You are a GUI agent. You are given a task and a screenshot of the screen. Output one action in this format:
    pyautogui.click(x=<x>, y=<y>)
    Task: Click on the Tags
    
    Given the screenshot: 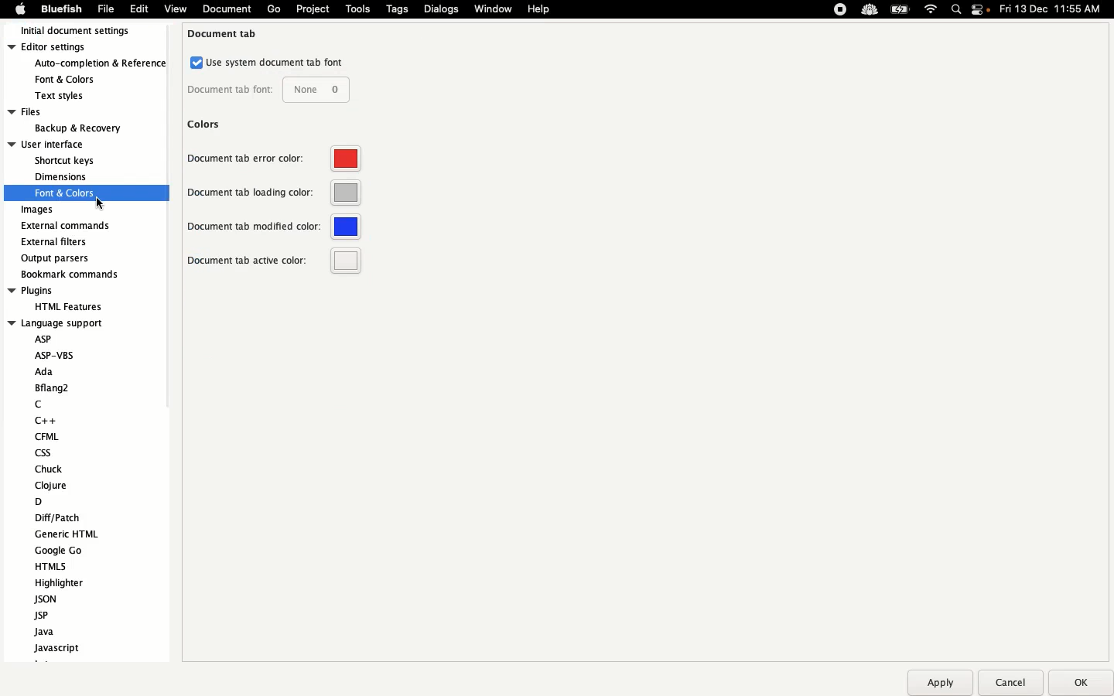 What is the action you would take?
    pyautogui.click(x=398, y=9)
    